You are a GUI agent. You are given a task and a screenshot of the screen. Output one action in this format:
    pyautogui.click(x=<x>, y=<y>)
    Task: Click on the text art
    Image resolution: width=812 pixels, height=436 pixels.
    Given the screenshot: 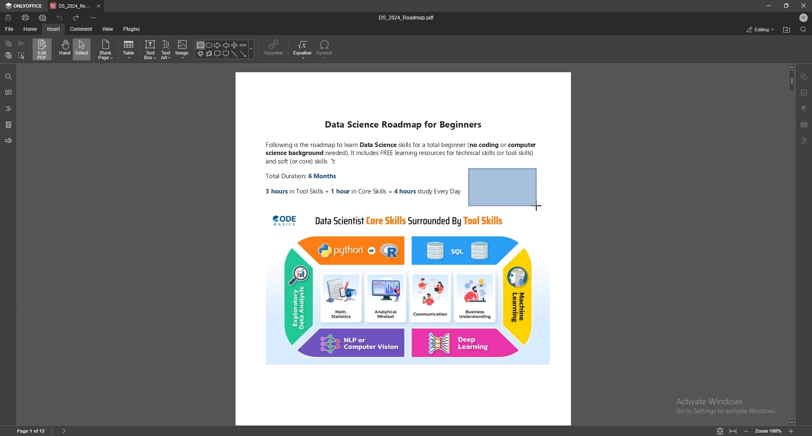 What is the action you would take?
    pyautogui.click(x=807, y=140)
    